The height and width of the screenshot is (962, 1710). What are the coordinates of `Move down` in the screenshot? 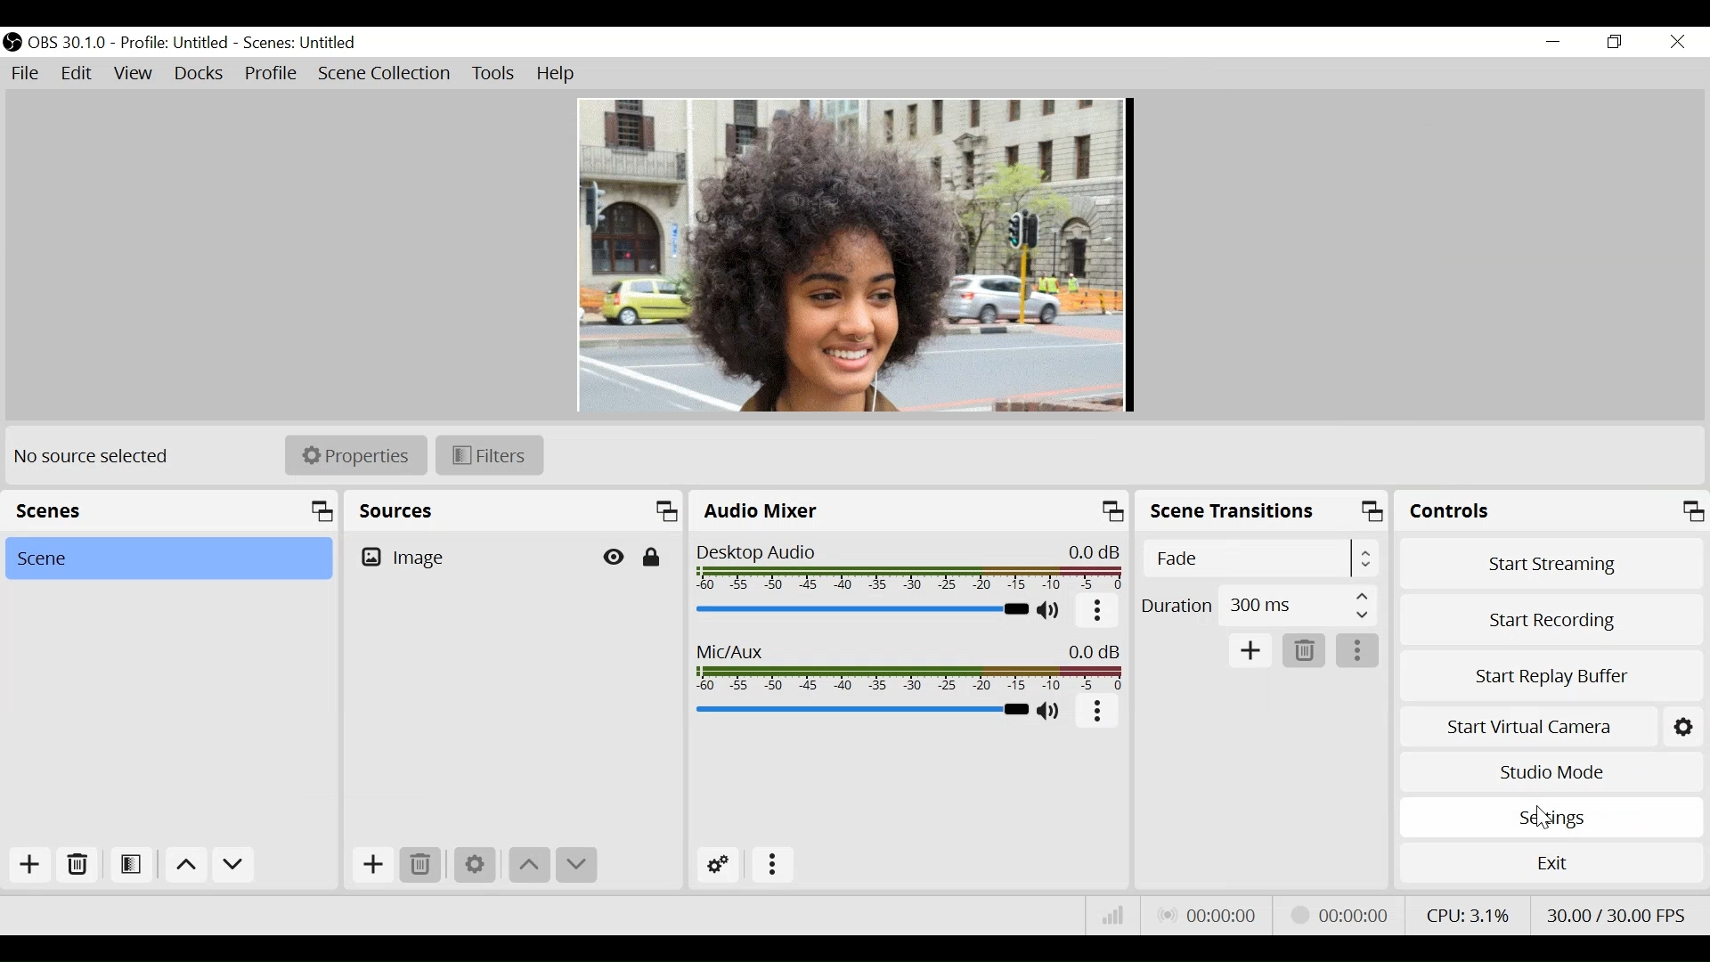 It's located at (575, 864).